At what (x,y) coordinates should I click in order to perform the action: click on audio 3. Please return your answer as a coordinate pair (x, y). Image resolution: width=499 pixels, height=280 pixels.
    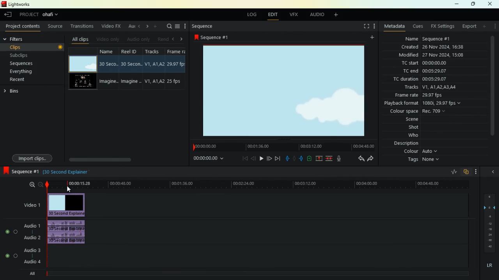
    Looking at the image, I should click on (29, 249).